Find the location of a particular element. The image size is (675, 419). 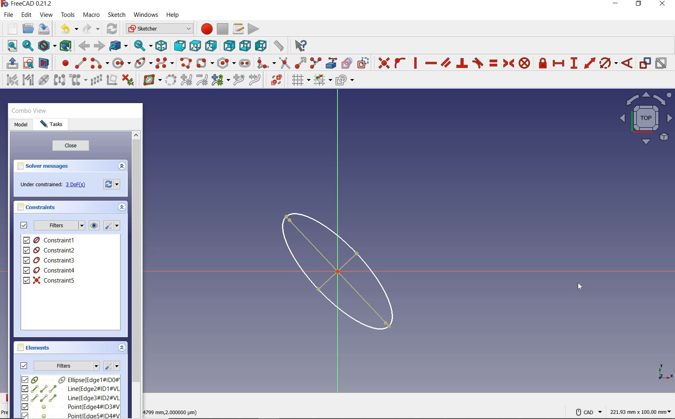

switch virtual space is located at coordinates (276, 80).